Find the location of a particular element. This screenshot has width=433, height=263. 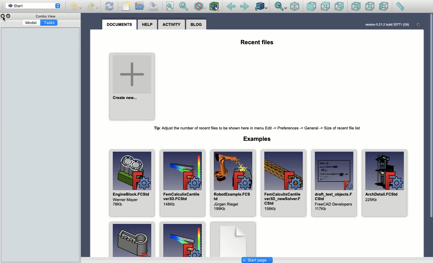

FemCalculixCantilever3D.FCStd is located at coordinates (183, 183).